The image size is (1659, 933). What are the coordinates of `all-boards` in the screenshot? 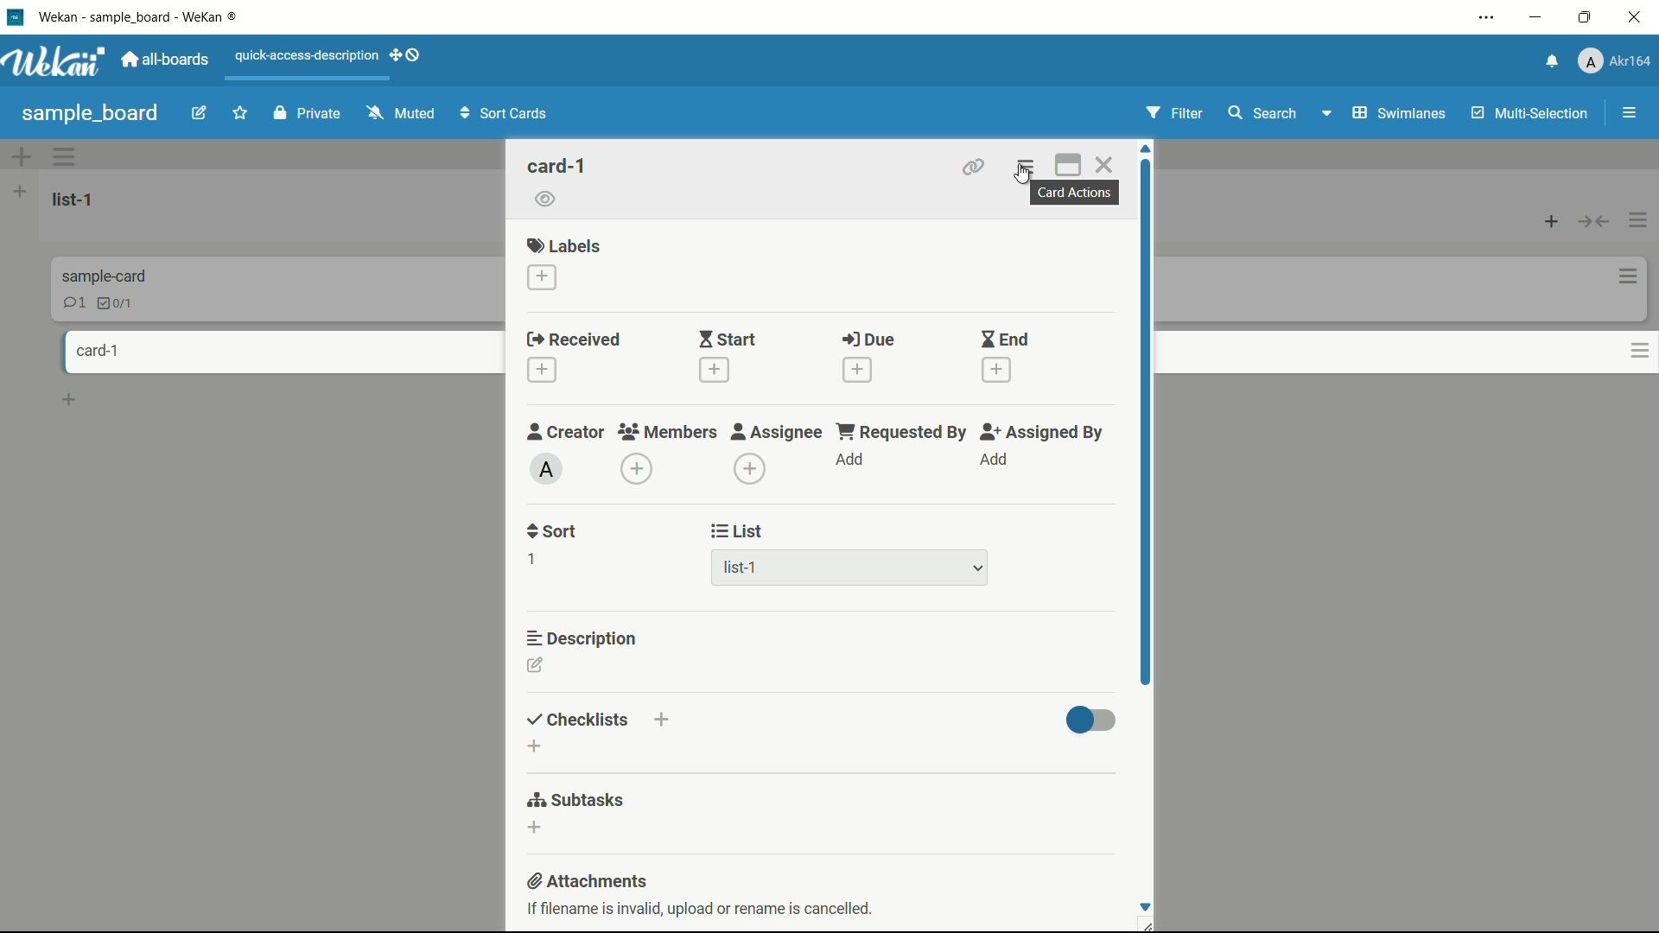 It's located at (165, 60).